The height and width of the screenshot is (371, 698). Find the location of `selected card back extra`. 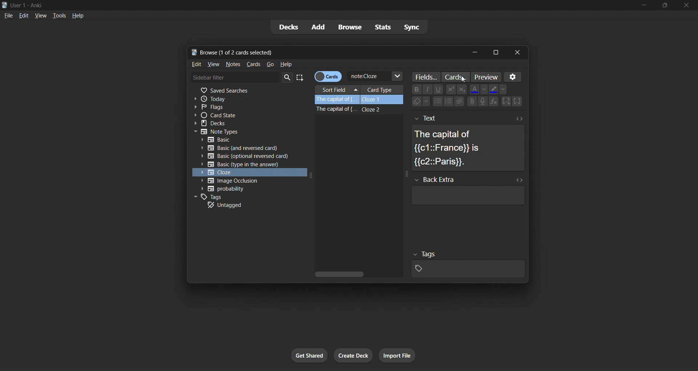

selected card back extra is located at coordinates (466, 191).